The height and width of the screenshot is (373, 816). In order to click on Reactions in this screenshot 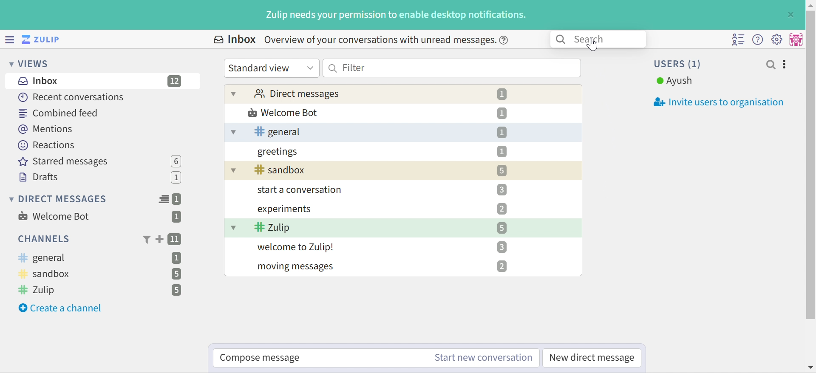, I will do `click(49, 145)`.